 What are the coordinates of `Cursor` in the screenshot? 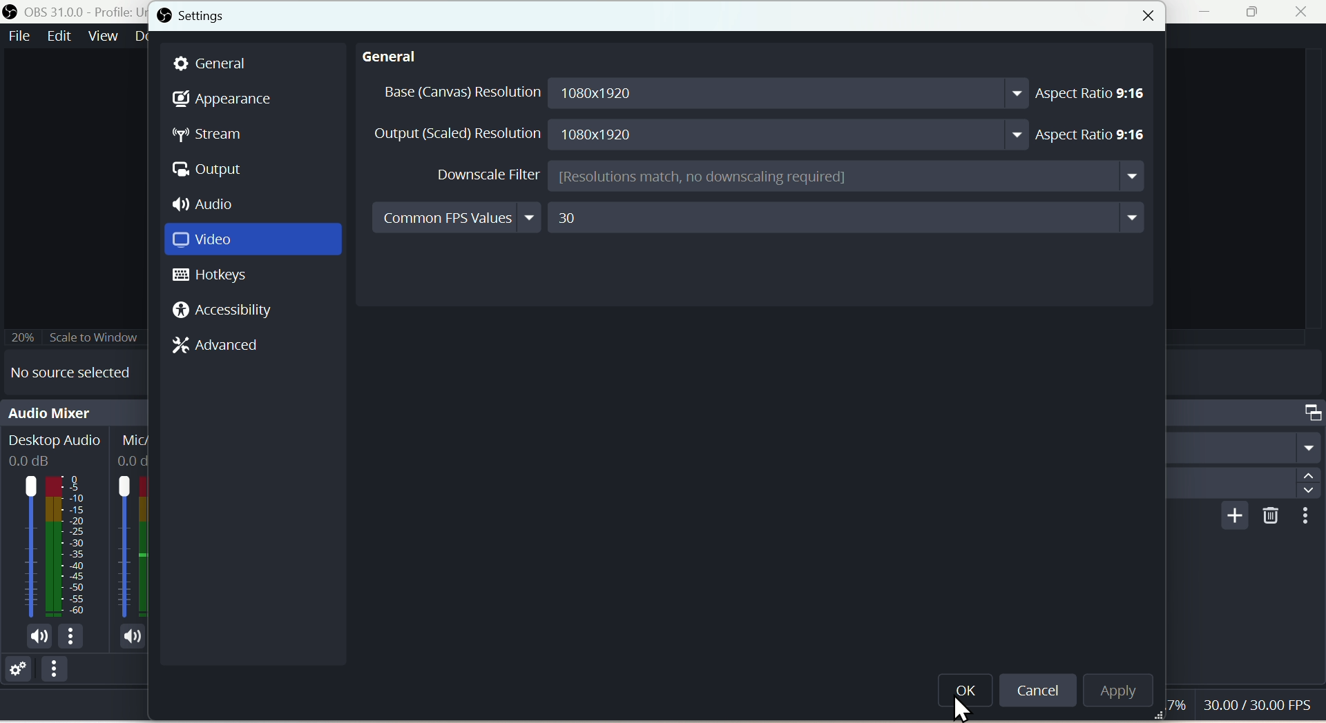 It's located at (965, 709).